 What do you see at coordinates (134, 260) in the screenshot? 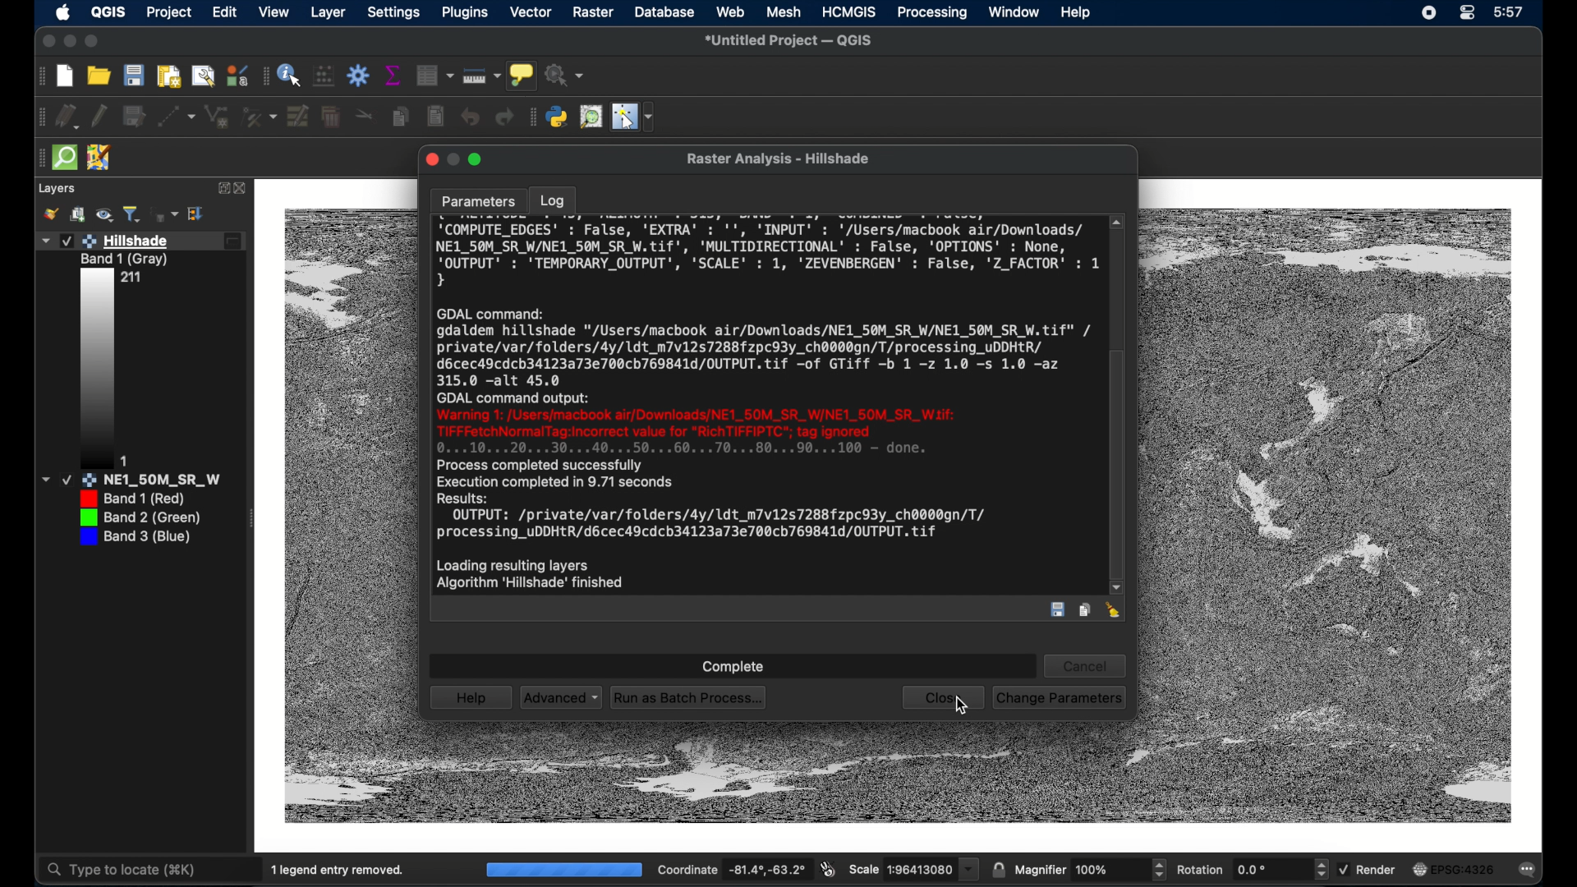
I see `Band 1 (Gray)` at bounding box center [134, 260].